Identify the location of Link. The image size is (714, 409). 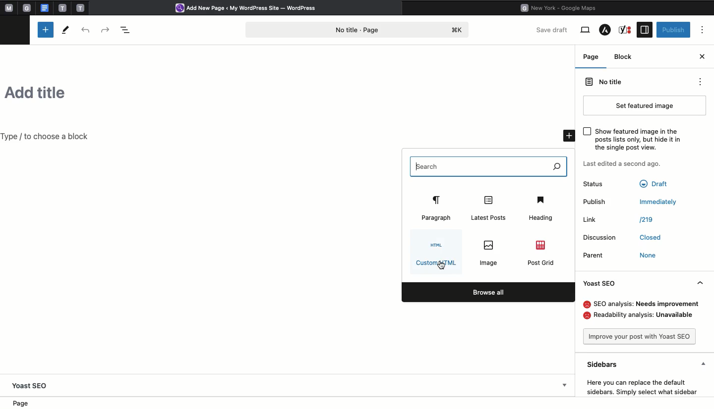
(618, 221).